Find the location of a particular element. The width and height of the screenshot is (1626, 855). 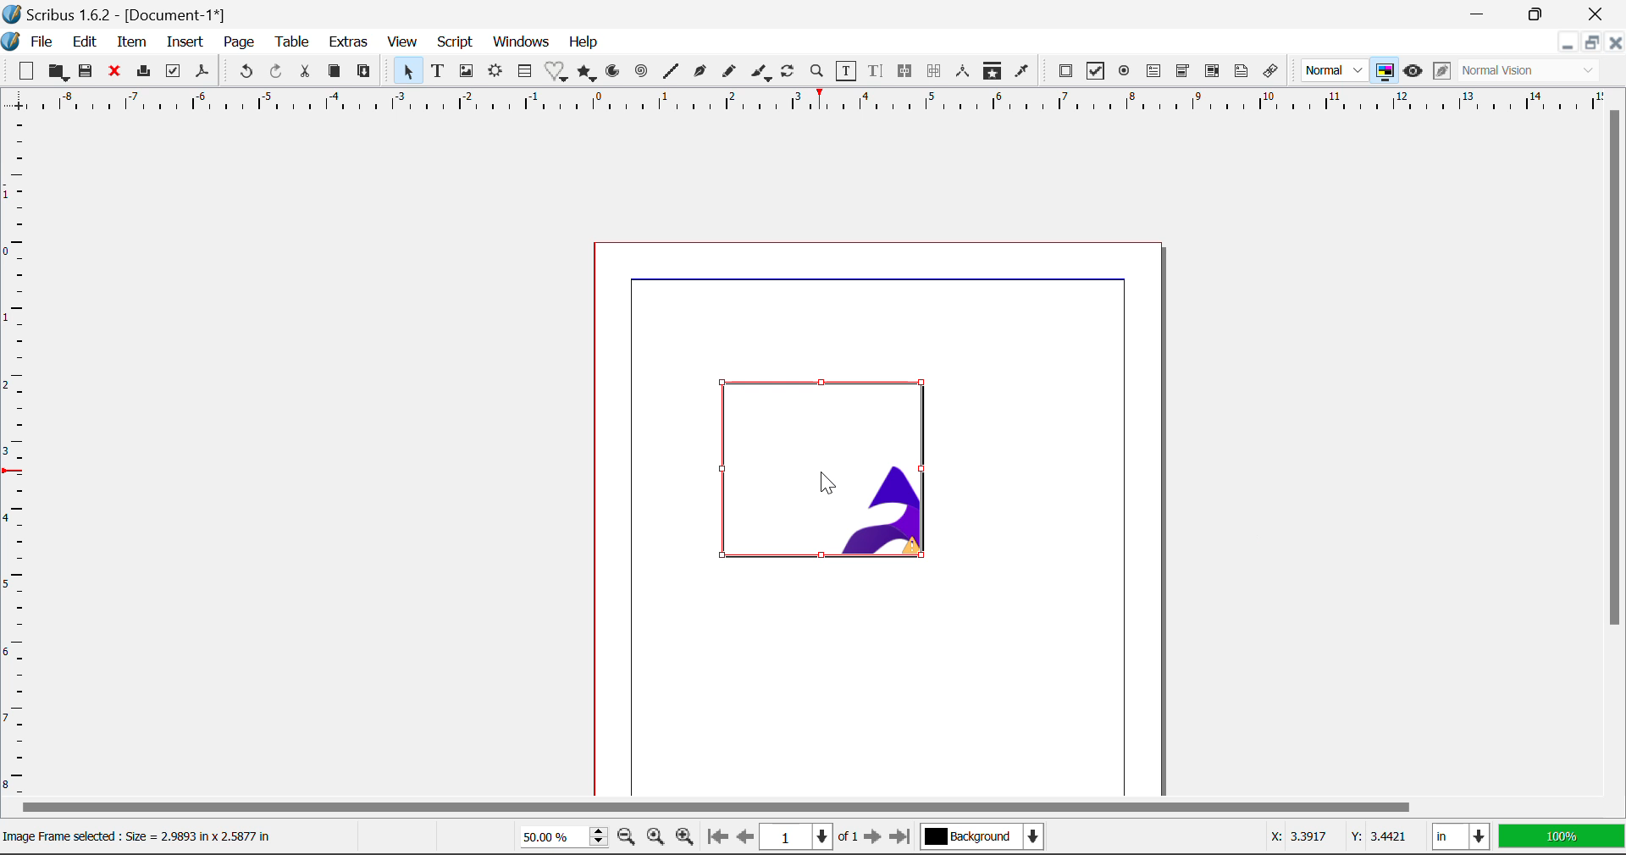

Pdf Combo Box is located at coordinates (1181, 71).